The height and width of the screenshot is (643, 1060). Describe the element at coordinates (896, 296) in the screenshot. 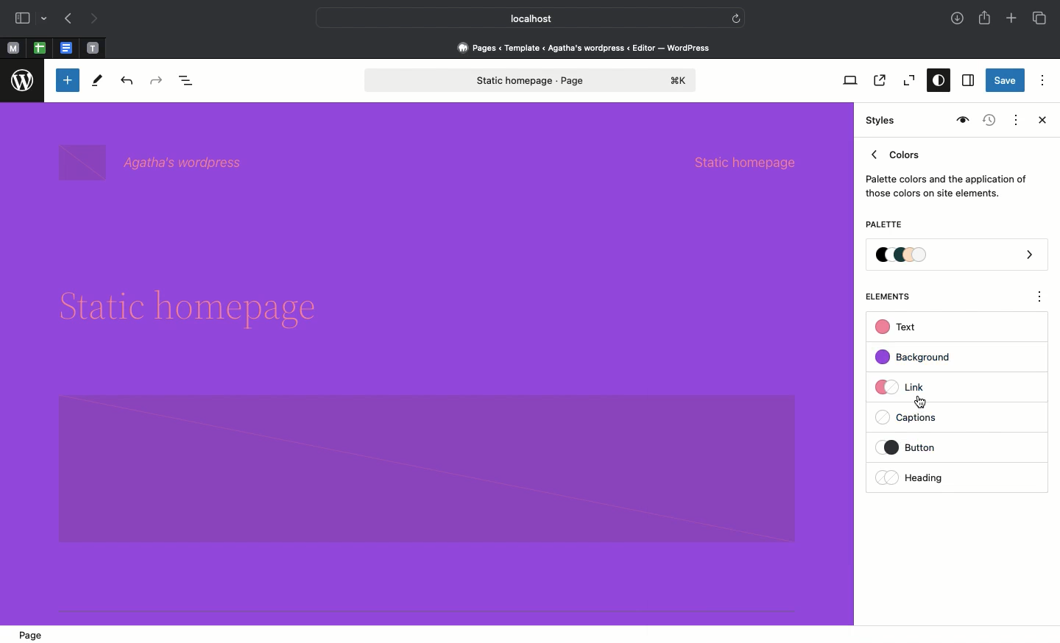

I see `Elements` at that location.